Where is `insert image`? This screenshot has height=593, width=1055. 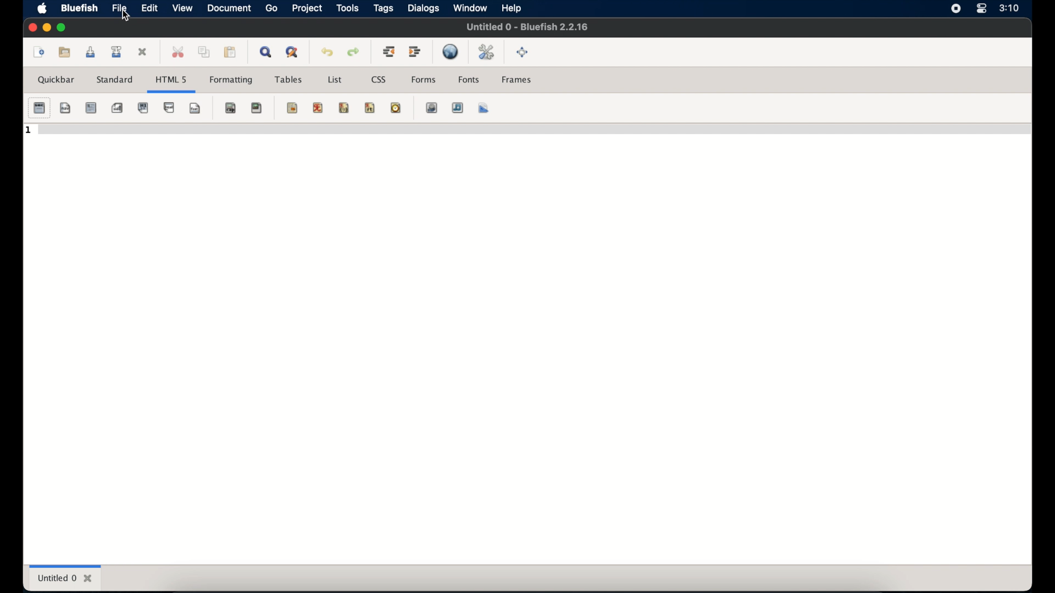 insert image is located at coordinates (422, 108).